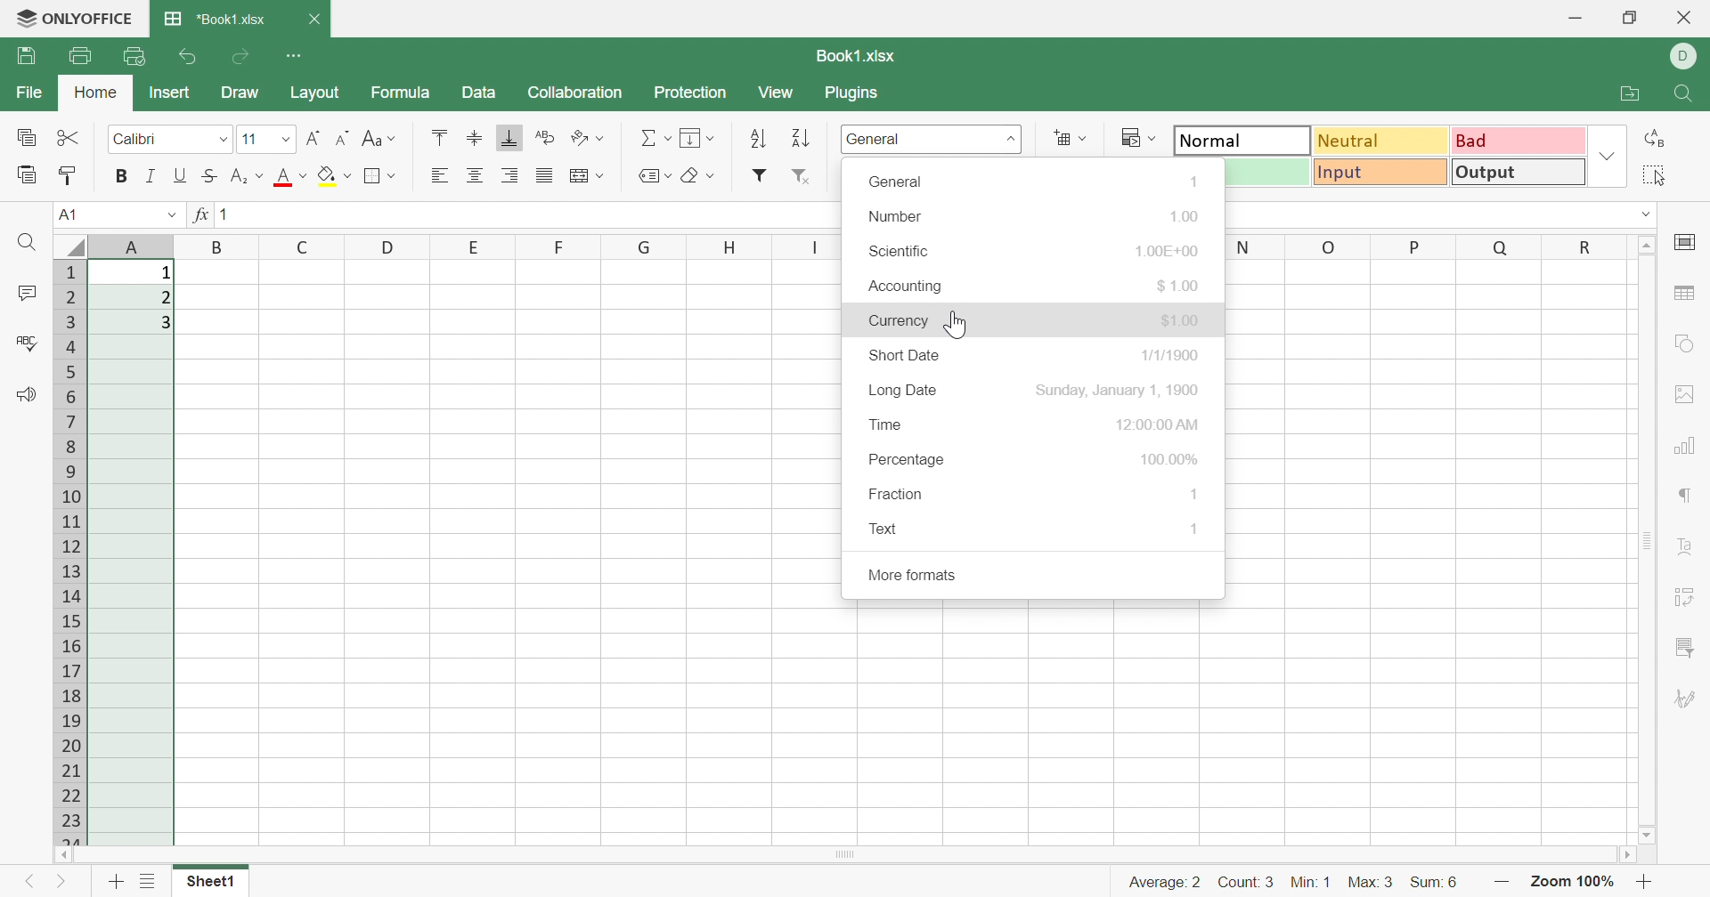 The height and width of the screenshot is (897, 1710). What do you see at coordinates (1170, 354) in the screenshot?
I see `1/1//1900` at bounding box center [1170, 354].